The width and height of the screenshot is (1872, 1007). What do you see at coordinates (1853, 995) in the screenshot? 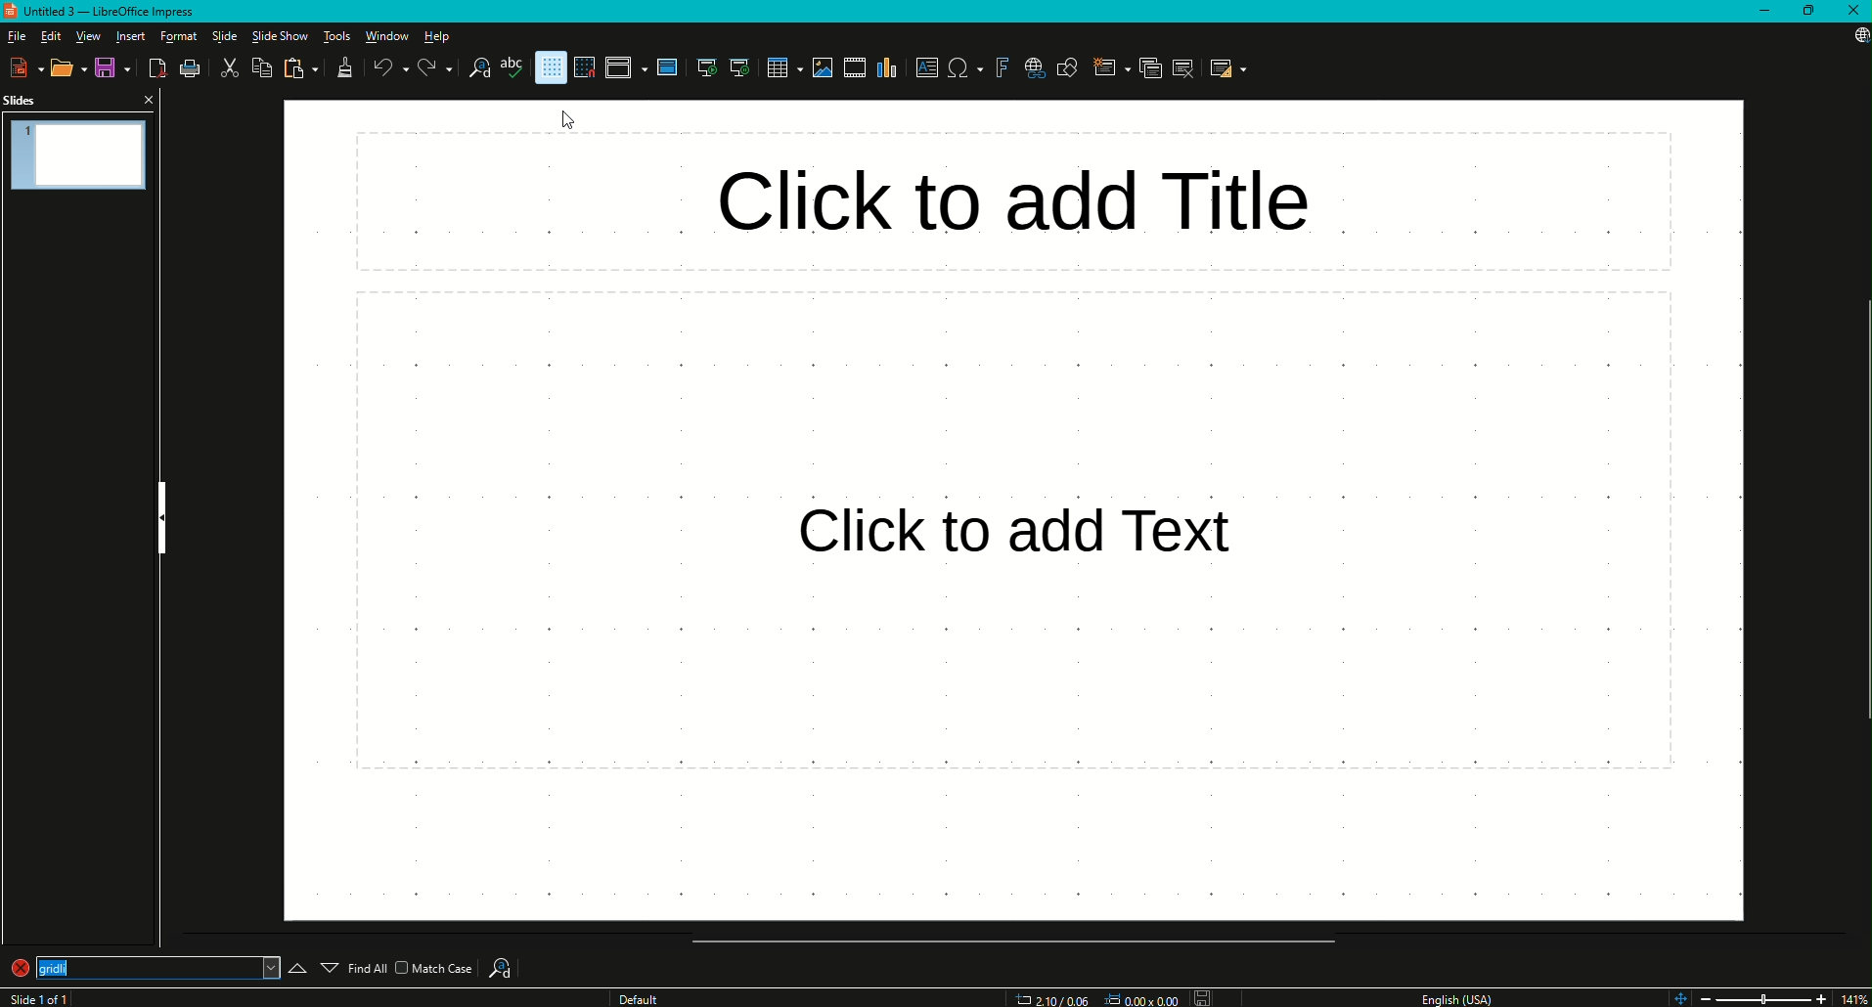
I see `14%` at bounding box center [1853, 995].